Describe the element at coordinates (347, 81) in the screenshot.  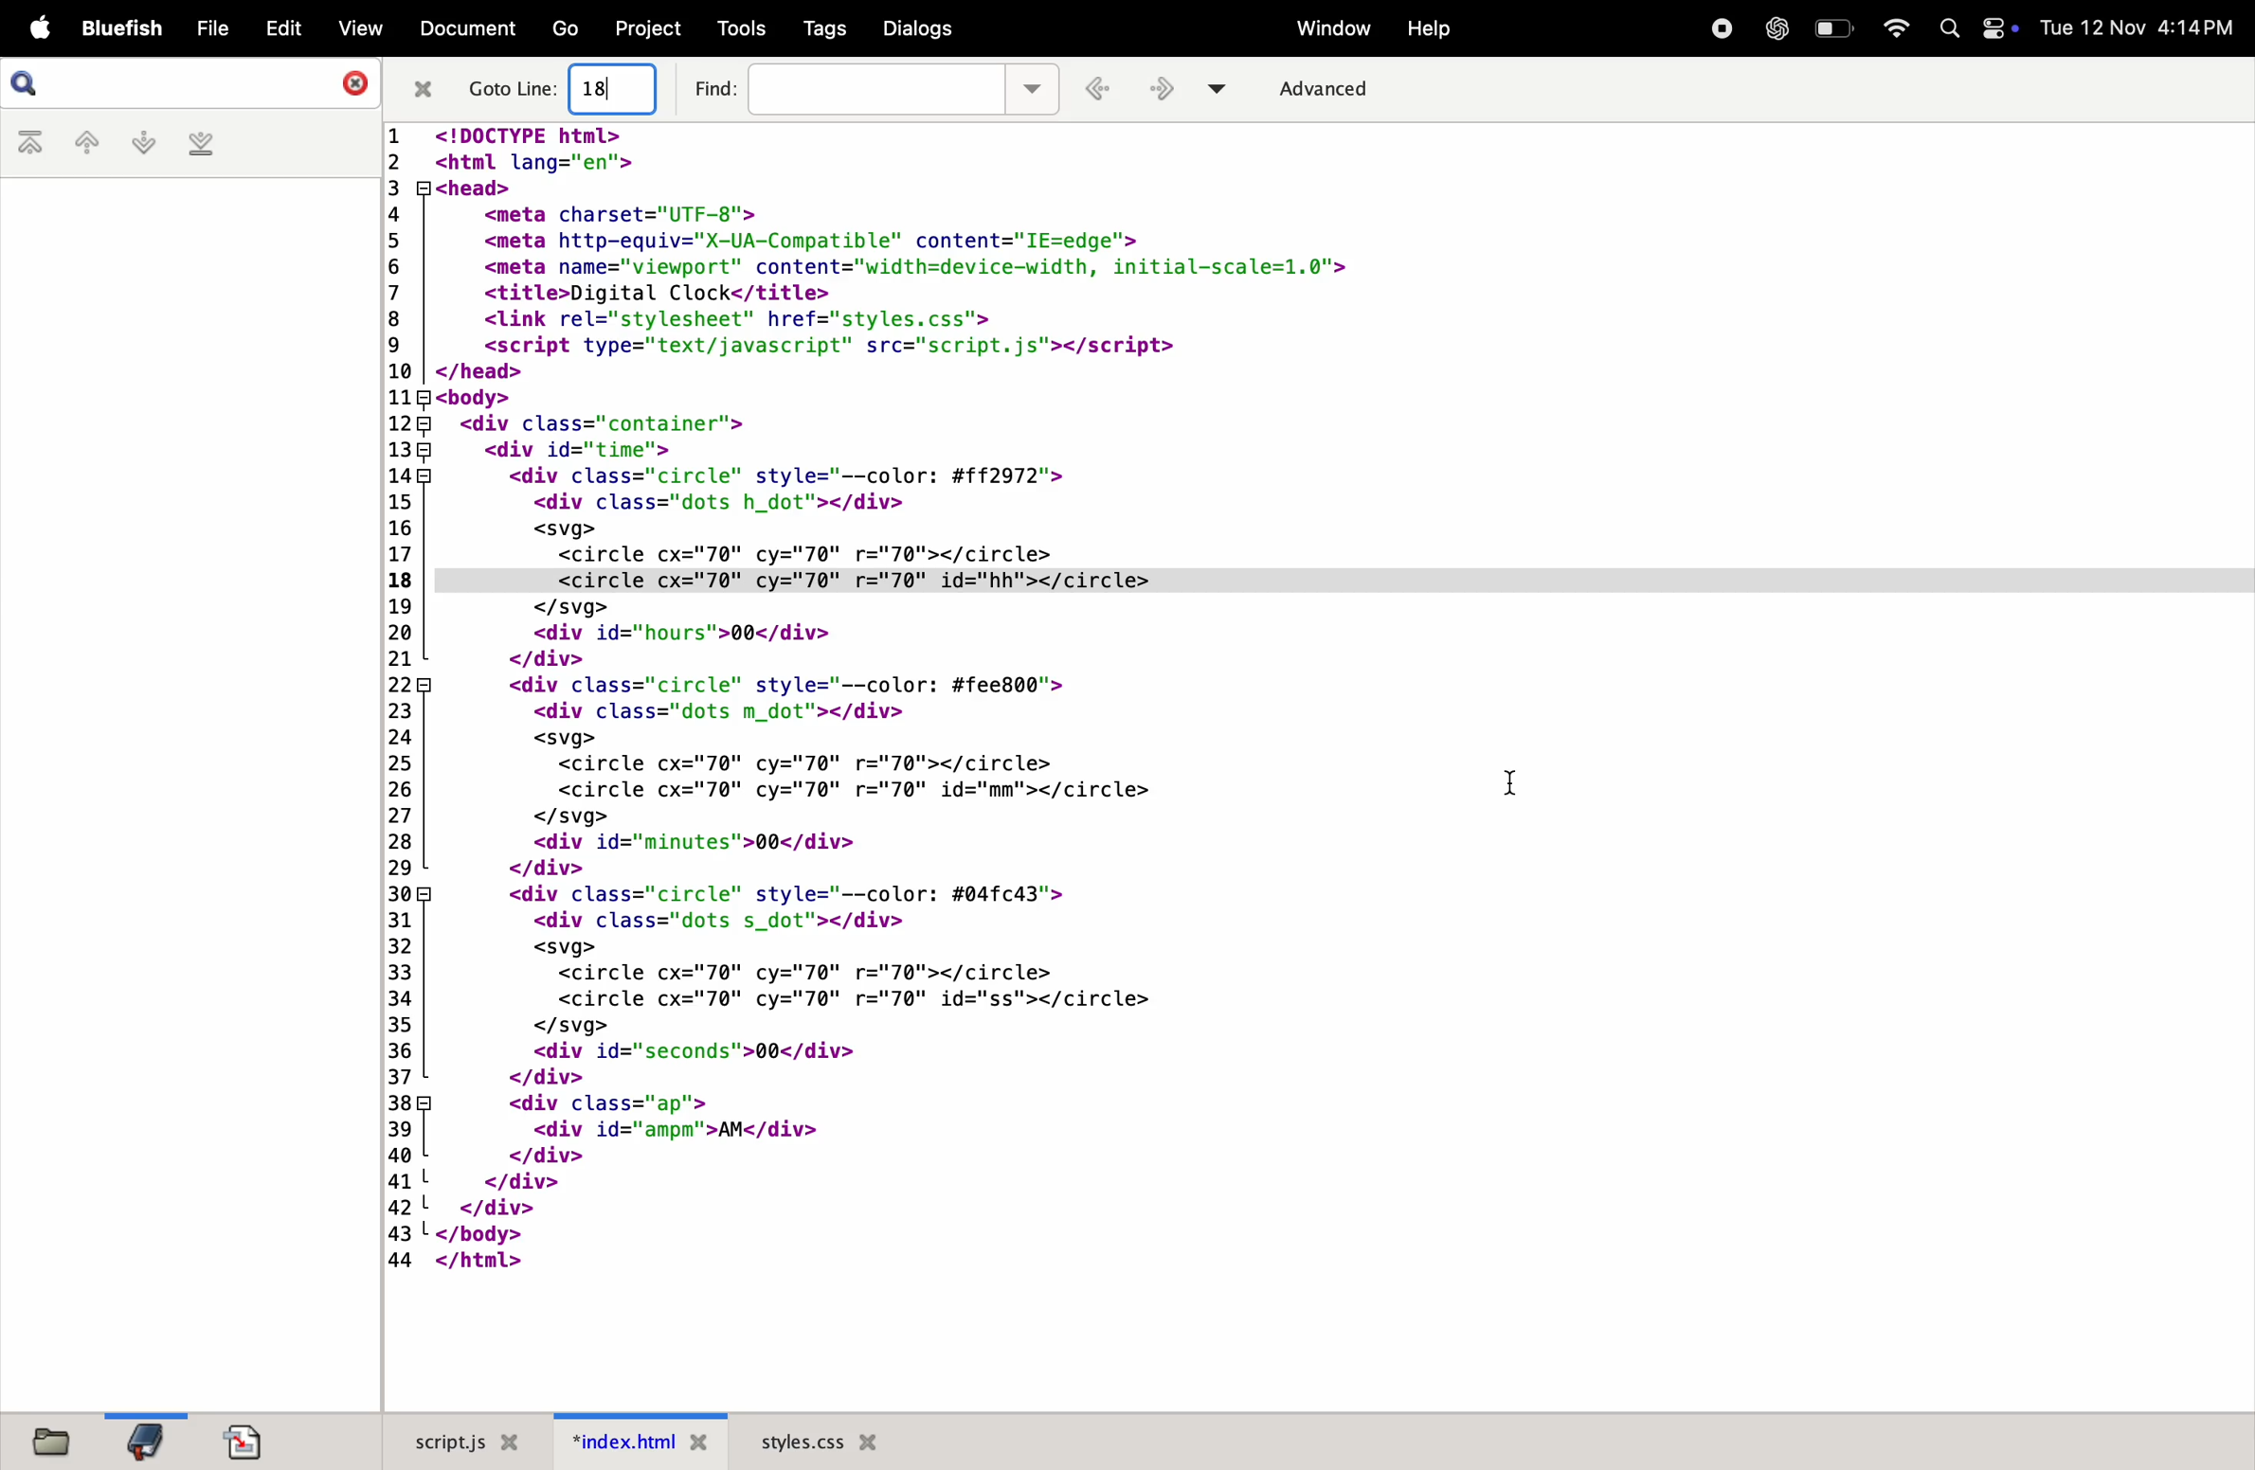
I see `close` at that location.